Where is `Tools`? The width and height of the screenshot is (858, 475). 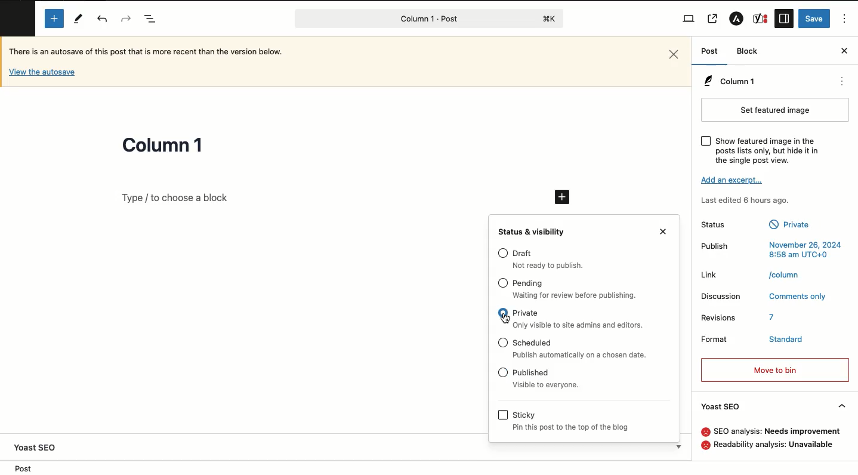 Tools is located at coordinates (80, 20).